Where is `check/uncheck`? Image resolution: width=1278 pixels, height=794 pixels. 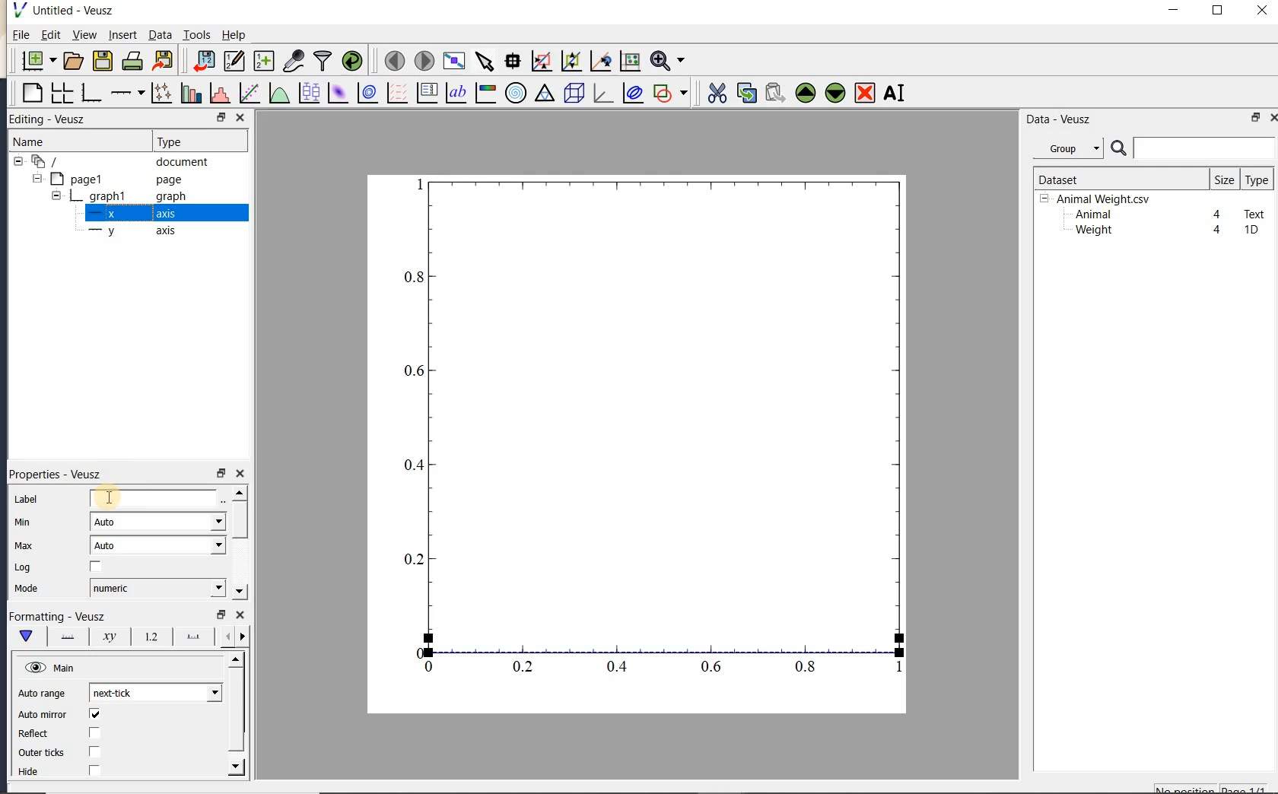
check/uncheck is located at coordinates (96, 567).